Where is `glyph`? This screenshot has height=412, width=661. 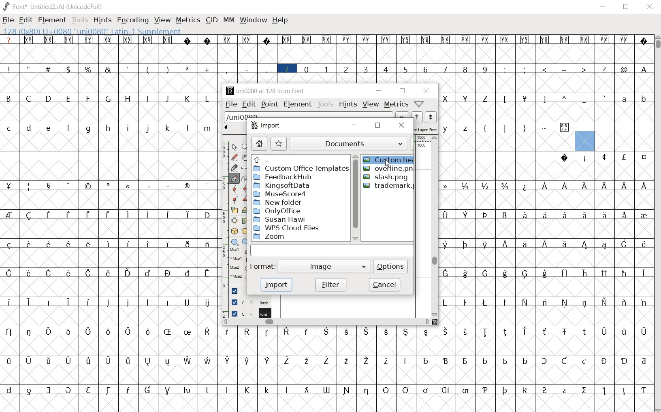 glyph is located at coordinates (346, 361).